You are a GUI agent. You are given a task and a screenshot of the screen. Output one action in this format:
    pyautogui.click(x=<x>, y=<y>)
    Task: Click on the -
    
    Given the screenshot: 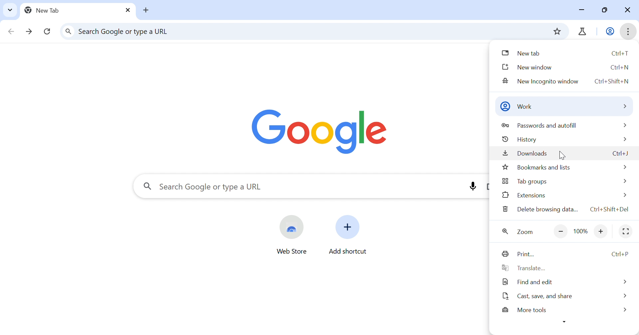 What is the action you would take?
    pyautogui.click(x=561, y=232)
    